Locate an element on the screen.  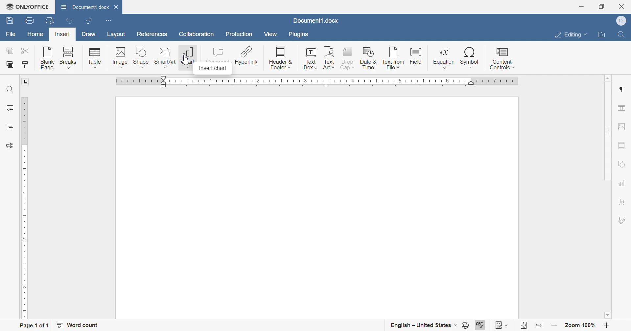
Chart settings is located at coordinates (624, 183).